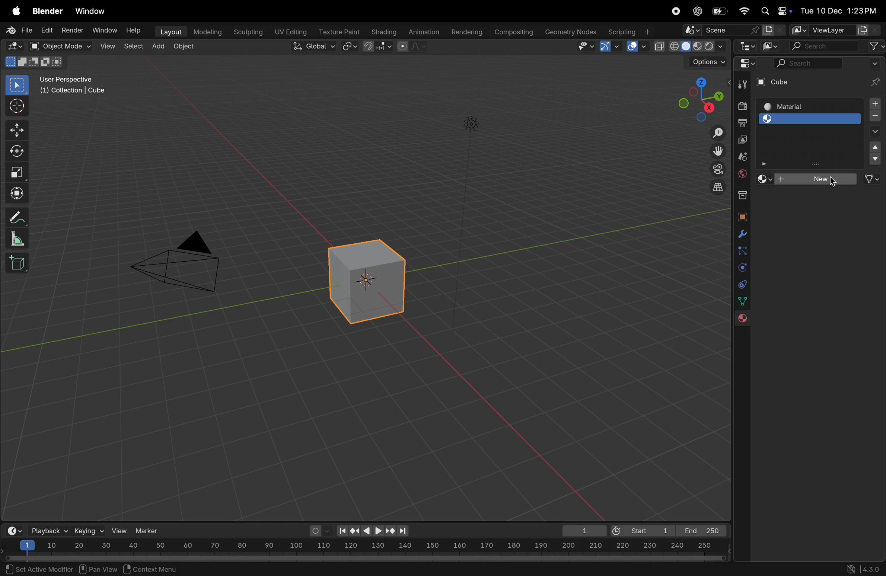 This screenshot has height=576, width=886. Describe the element at coordinates (338, 29) in the screenshot. I see `texture paint` at that location.